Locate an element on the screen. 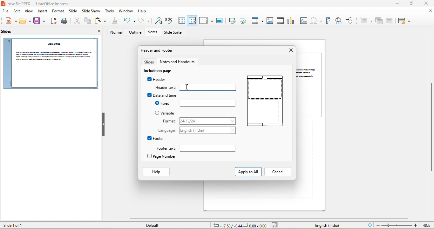  insert is located at coordinates (43, 11).